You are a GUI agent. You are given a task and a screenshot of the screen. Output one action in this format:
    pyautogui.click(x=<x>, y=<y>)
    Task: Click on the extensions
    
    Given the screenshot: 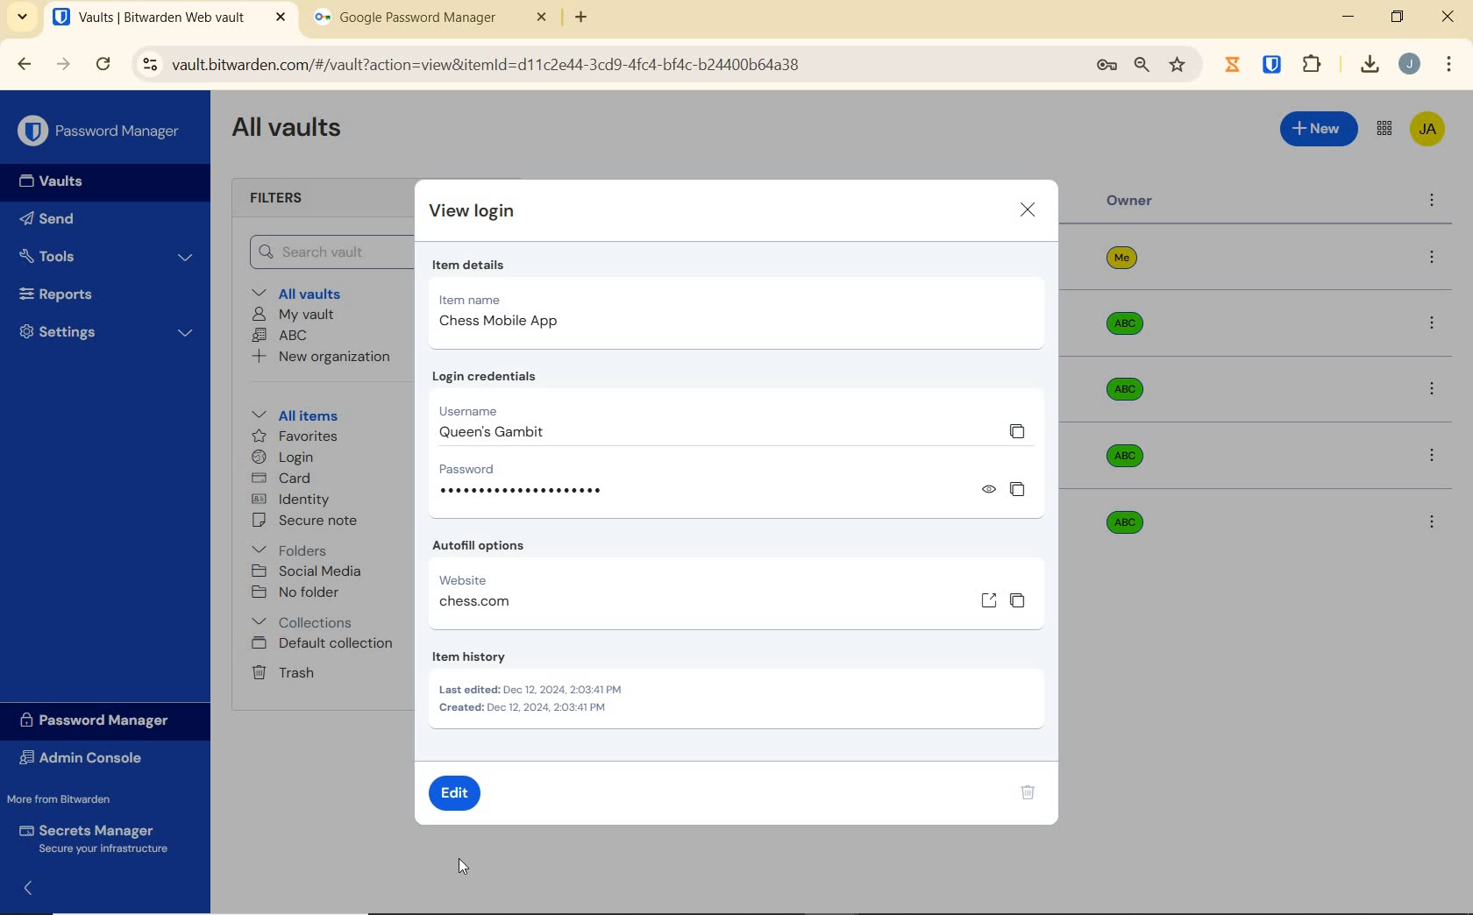 What is the action you would take?
    pyautogui.click(x=1274, y=63)
    